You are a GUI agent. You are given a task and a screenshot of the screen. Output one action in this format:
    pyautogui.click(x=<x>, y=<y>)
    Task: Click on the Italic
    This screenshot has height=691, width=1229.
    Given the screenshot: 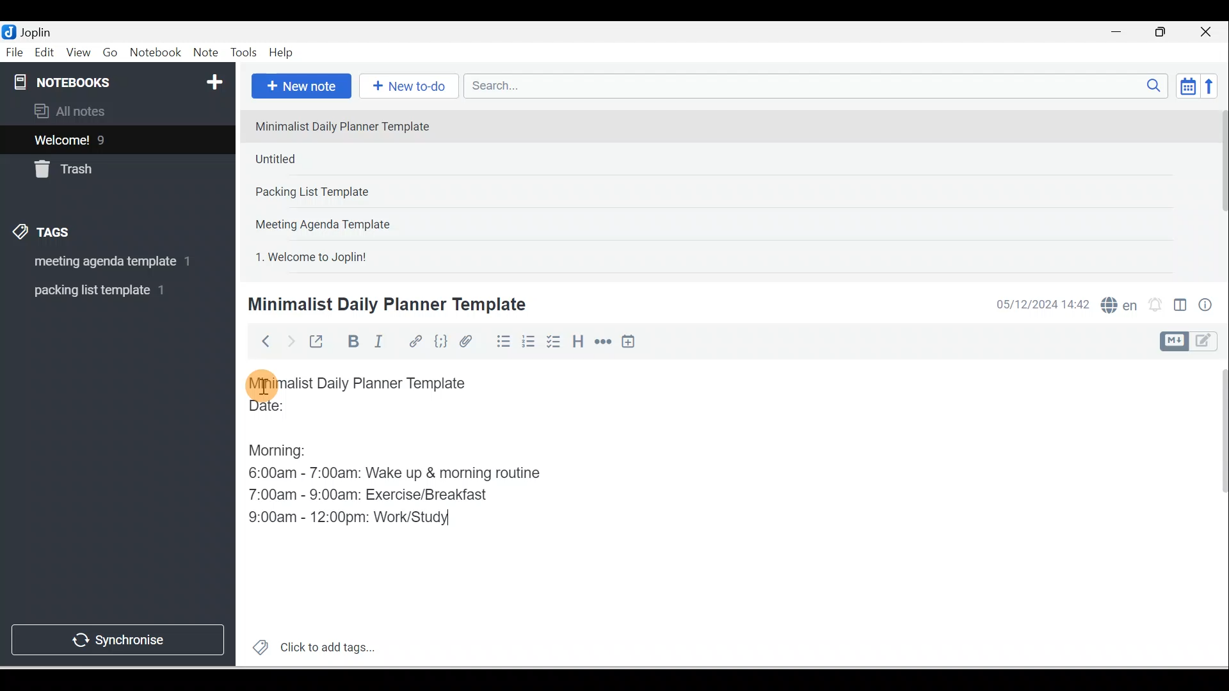 What is the action you would take?
    pyautogui.click(x=381, y=344)
    